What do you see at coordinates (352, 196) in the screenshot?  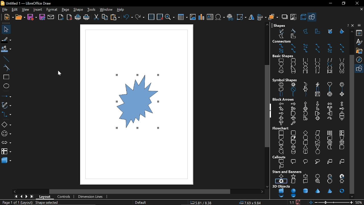 I see `Move down` at bounding box center [352, 196].